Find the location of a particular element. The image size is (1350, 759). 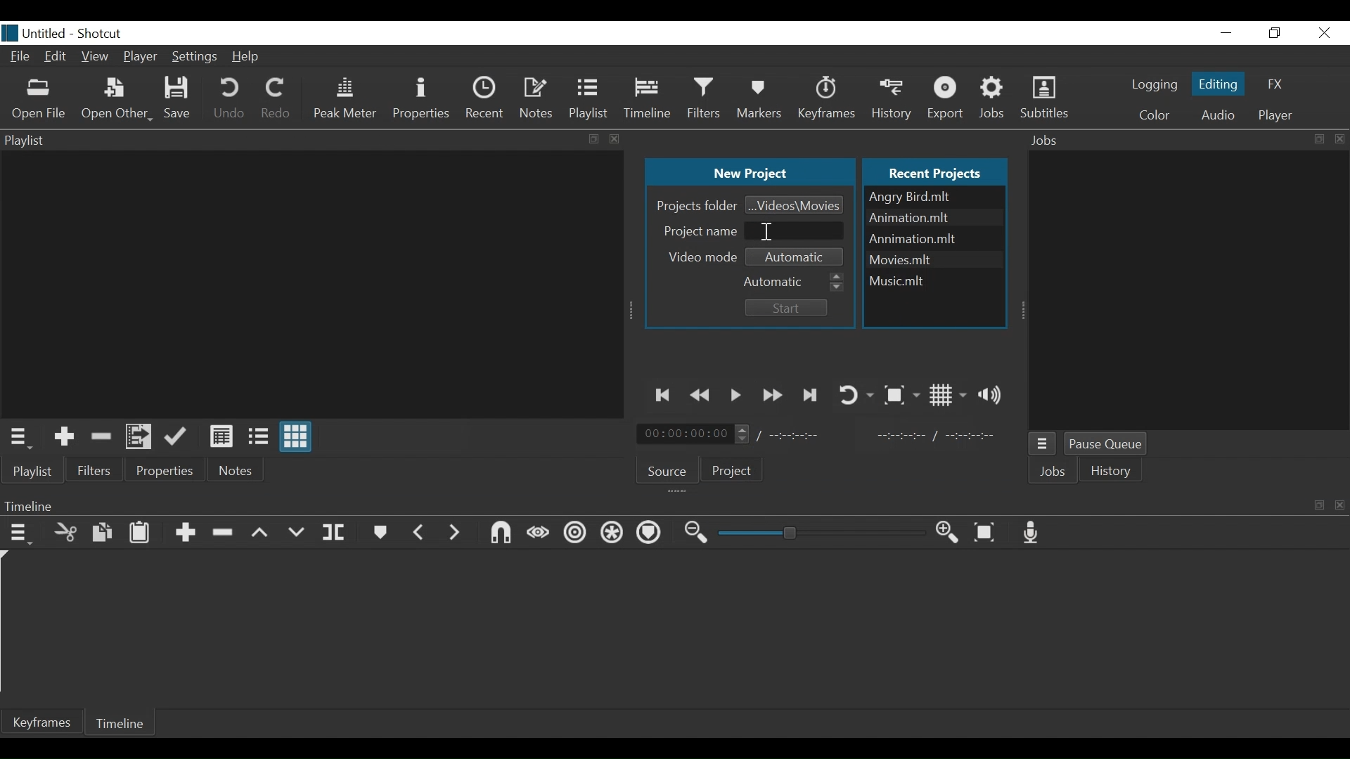

istory is located at coordinates (1114, 471).